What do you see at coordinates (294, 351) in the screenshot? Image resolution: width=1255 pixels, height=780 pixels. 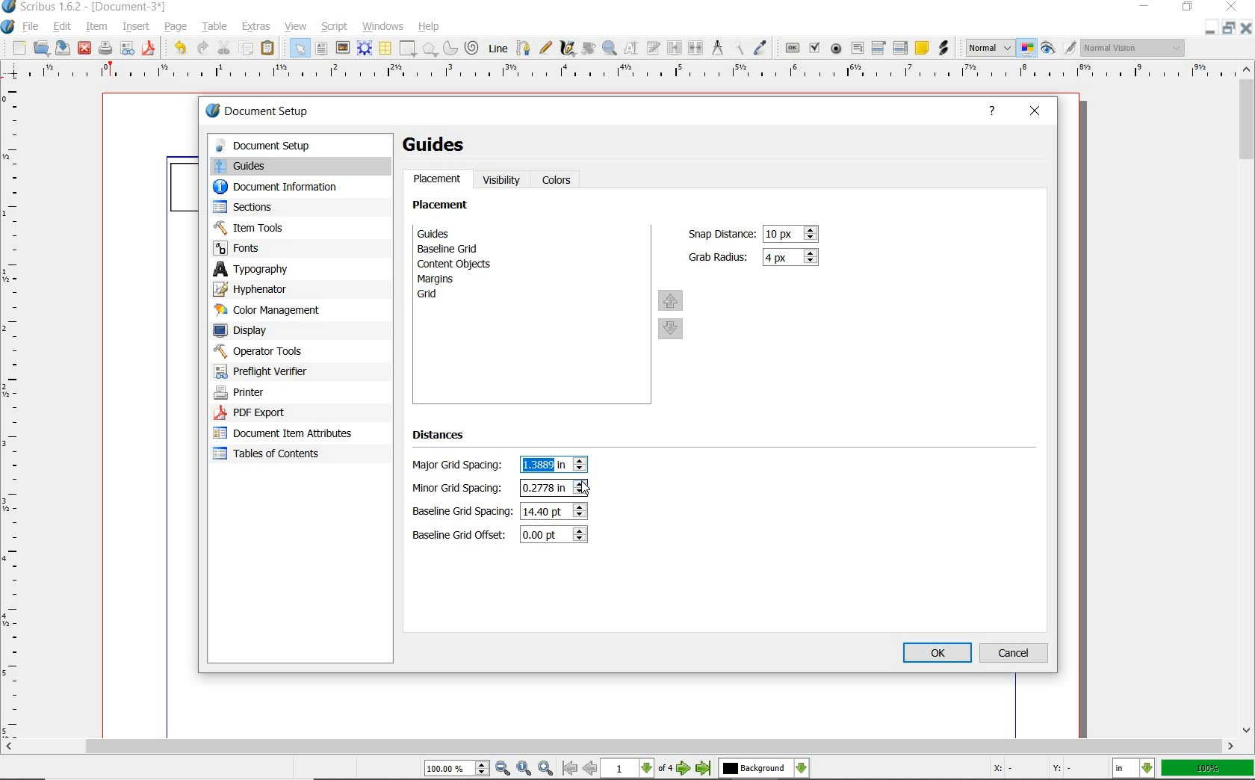 I see `operator tools` at bounding box center [294, 351].